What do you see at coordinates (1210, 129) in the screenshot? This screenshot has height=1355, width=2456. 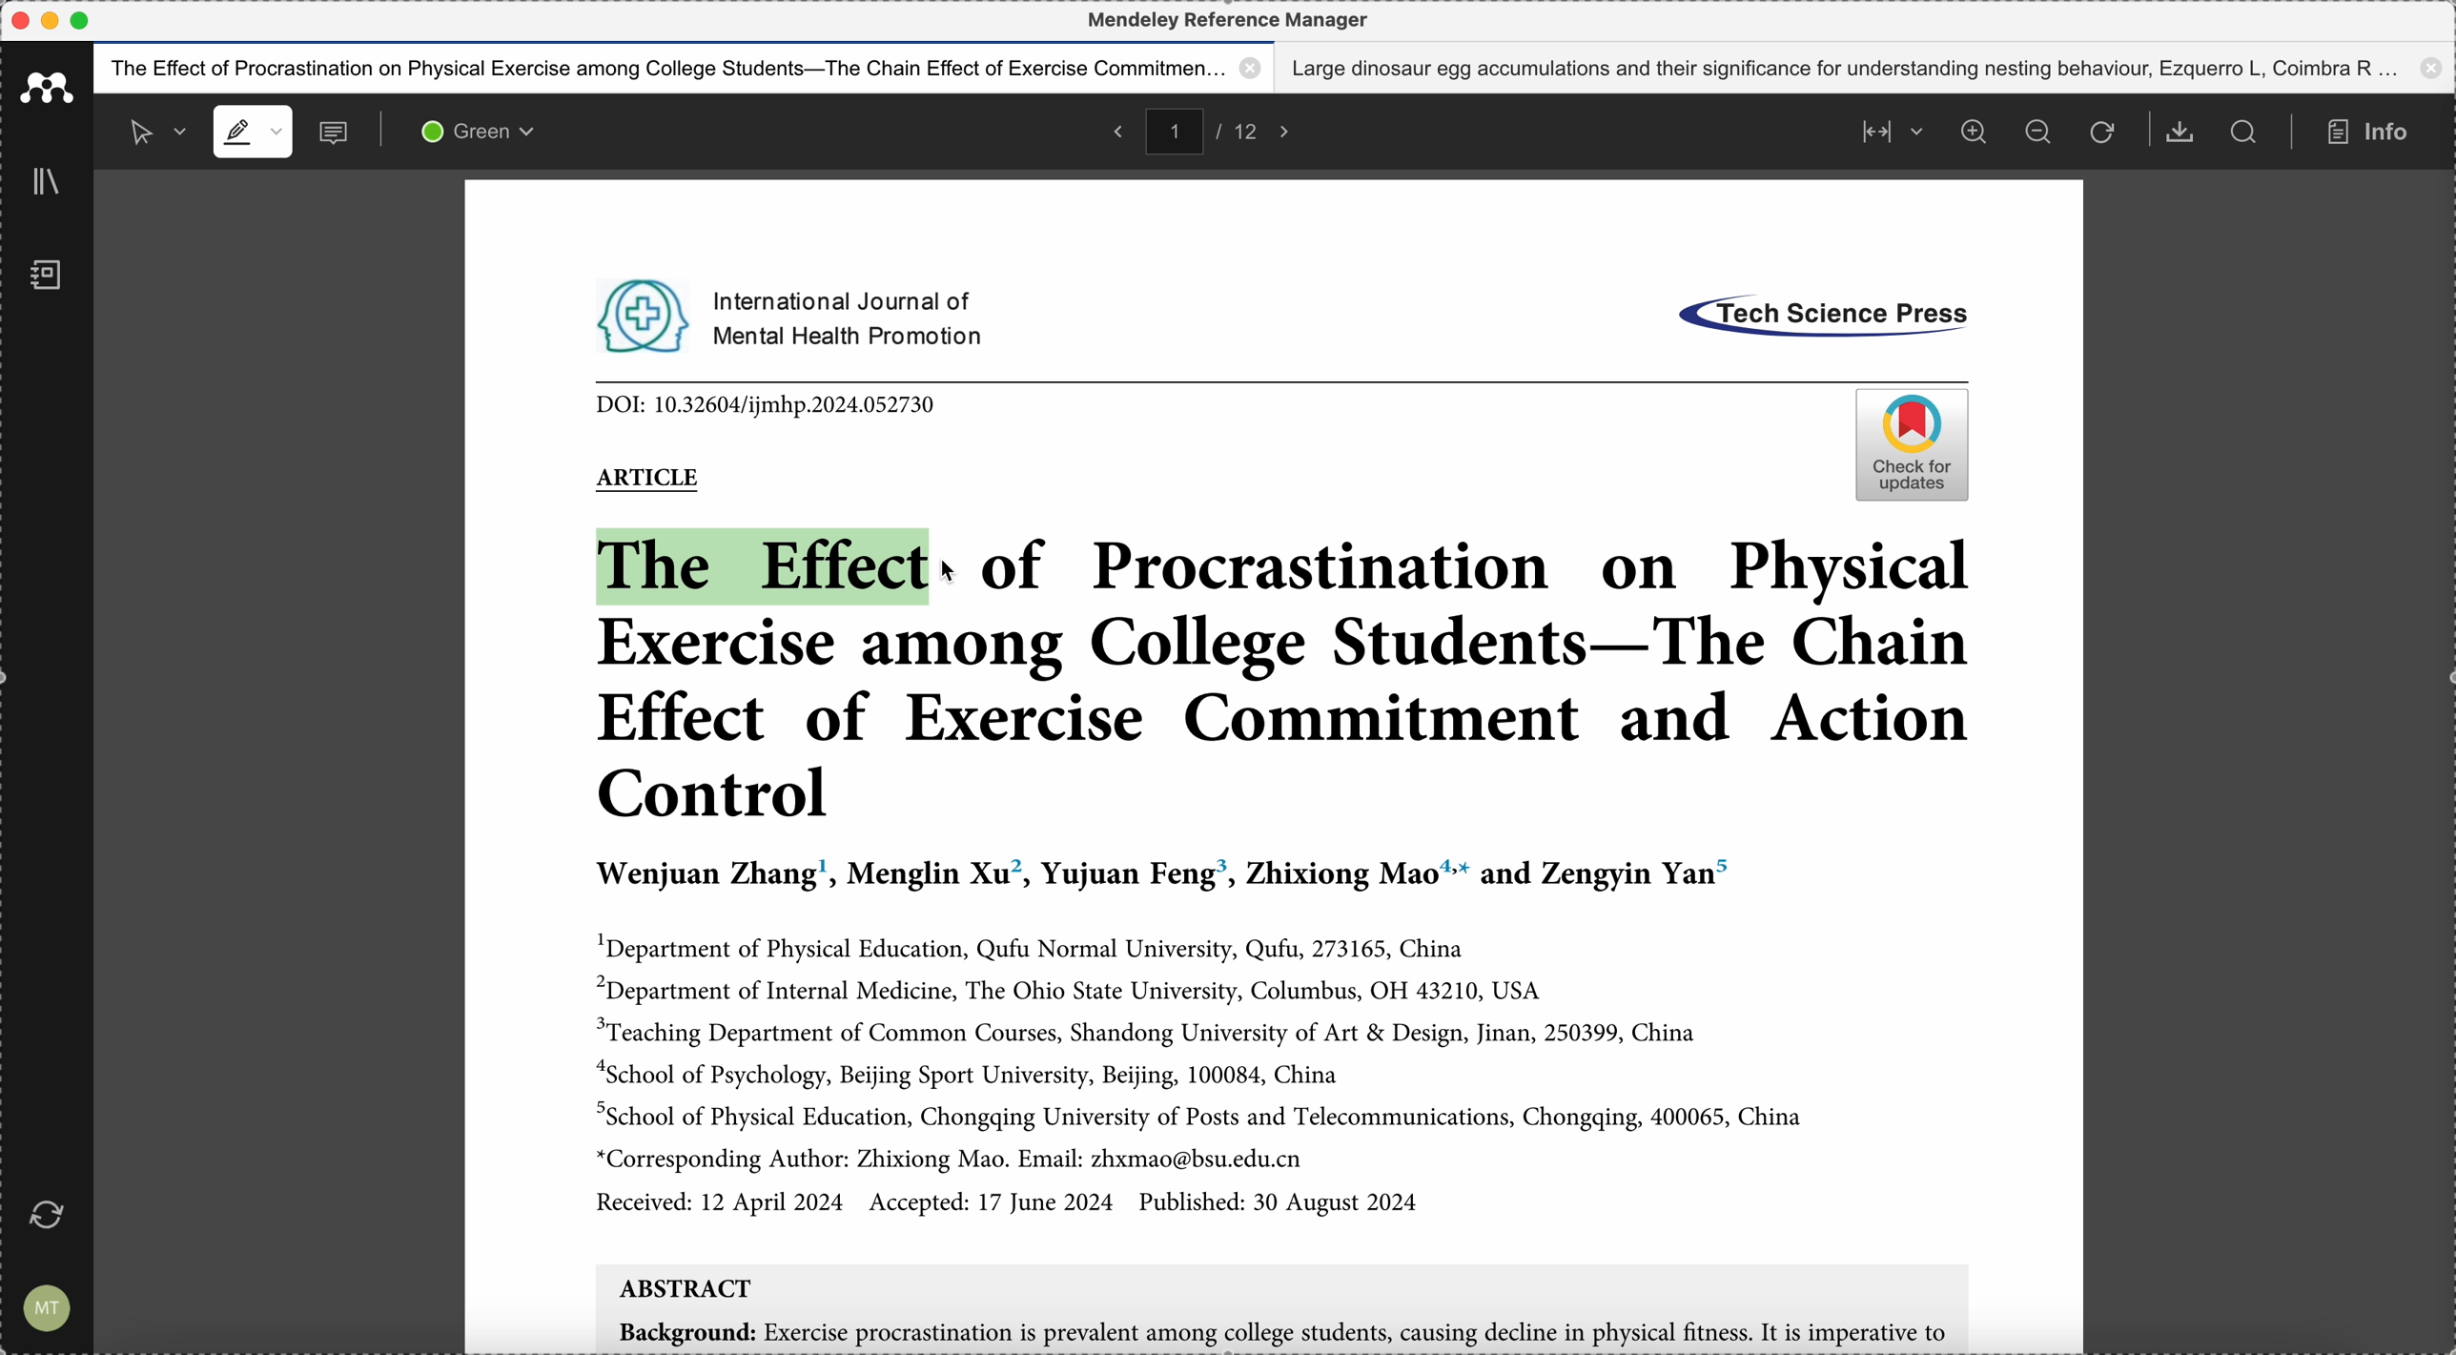 I see `pages` at bounding box center [1210, 129].